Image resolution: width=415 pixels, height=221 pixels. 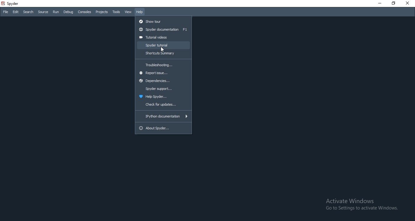 I want to click on about spyder, so click(x=164, y=128).